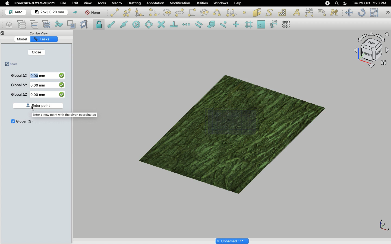 This screenshot has width=391, height=244. Describe the element at coordinates (19, 94) in the screenshot. I see `Global Z` at that location.